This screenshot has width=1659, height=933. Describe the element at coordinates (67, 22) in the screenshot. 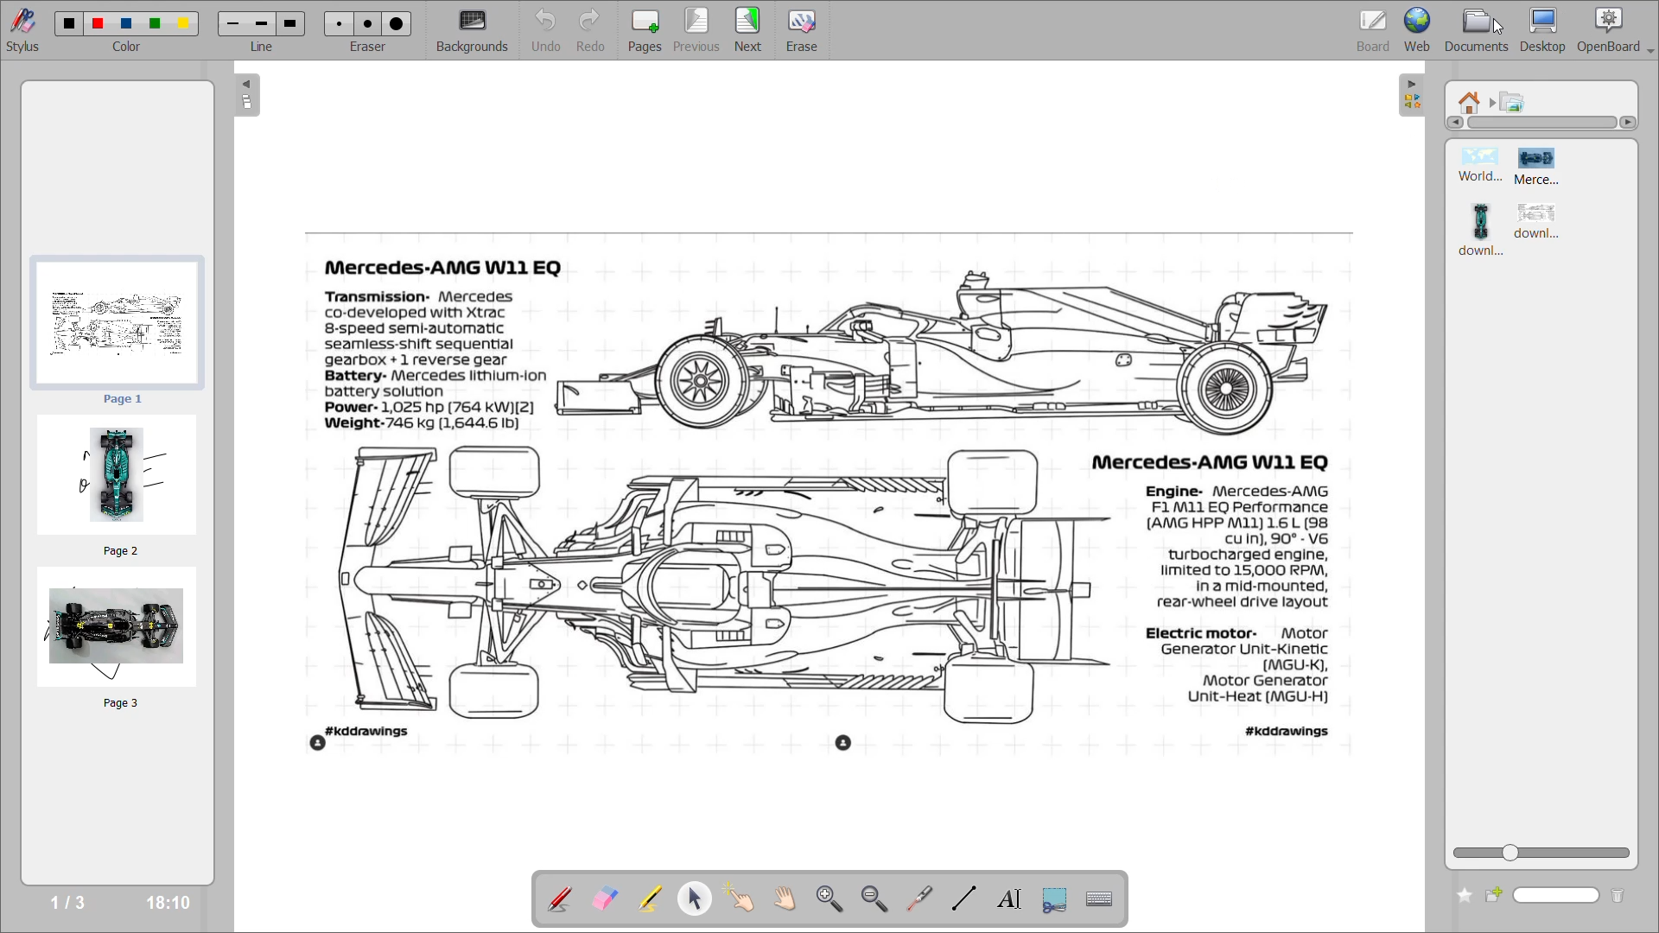

I see `color 1` at that location.